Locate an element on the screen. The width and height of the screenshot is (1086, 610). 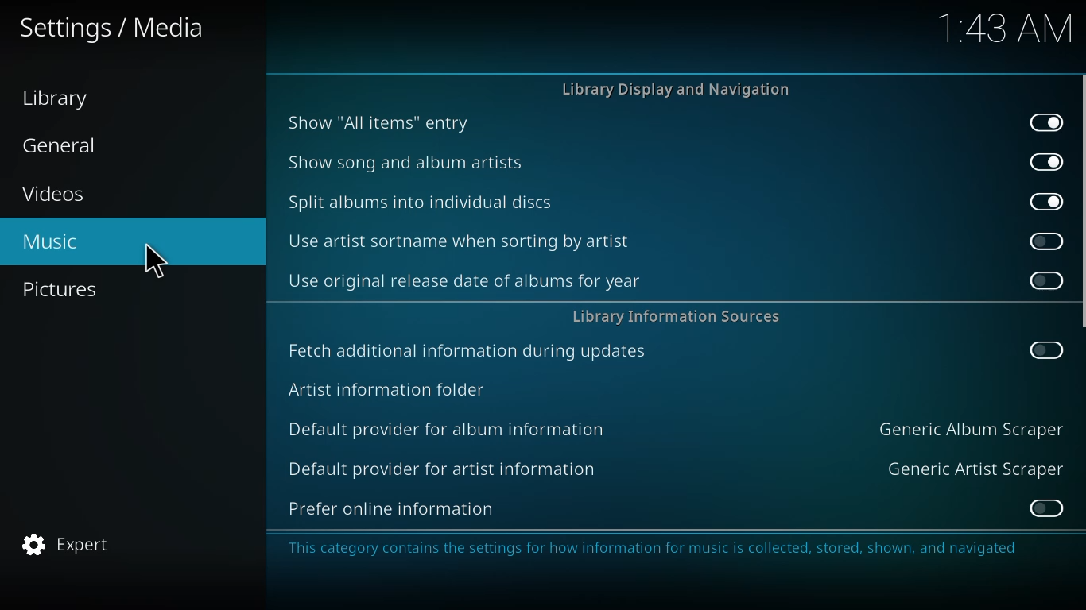
prefer online info is located at coordinates (392, 508).